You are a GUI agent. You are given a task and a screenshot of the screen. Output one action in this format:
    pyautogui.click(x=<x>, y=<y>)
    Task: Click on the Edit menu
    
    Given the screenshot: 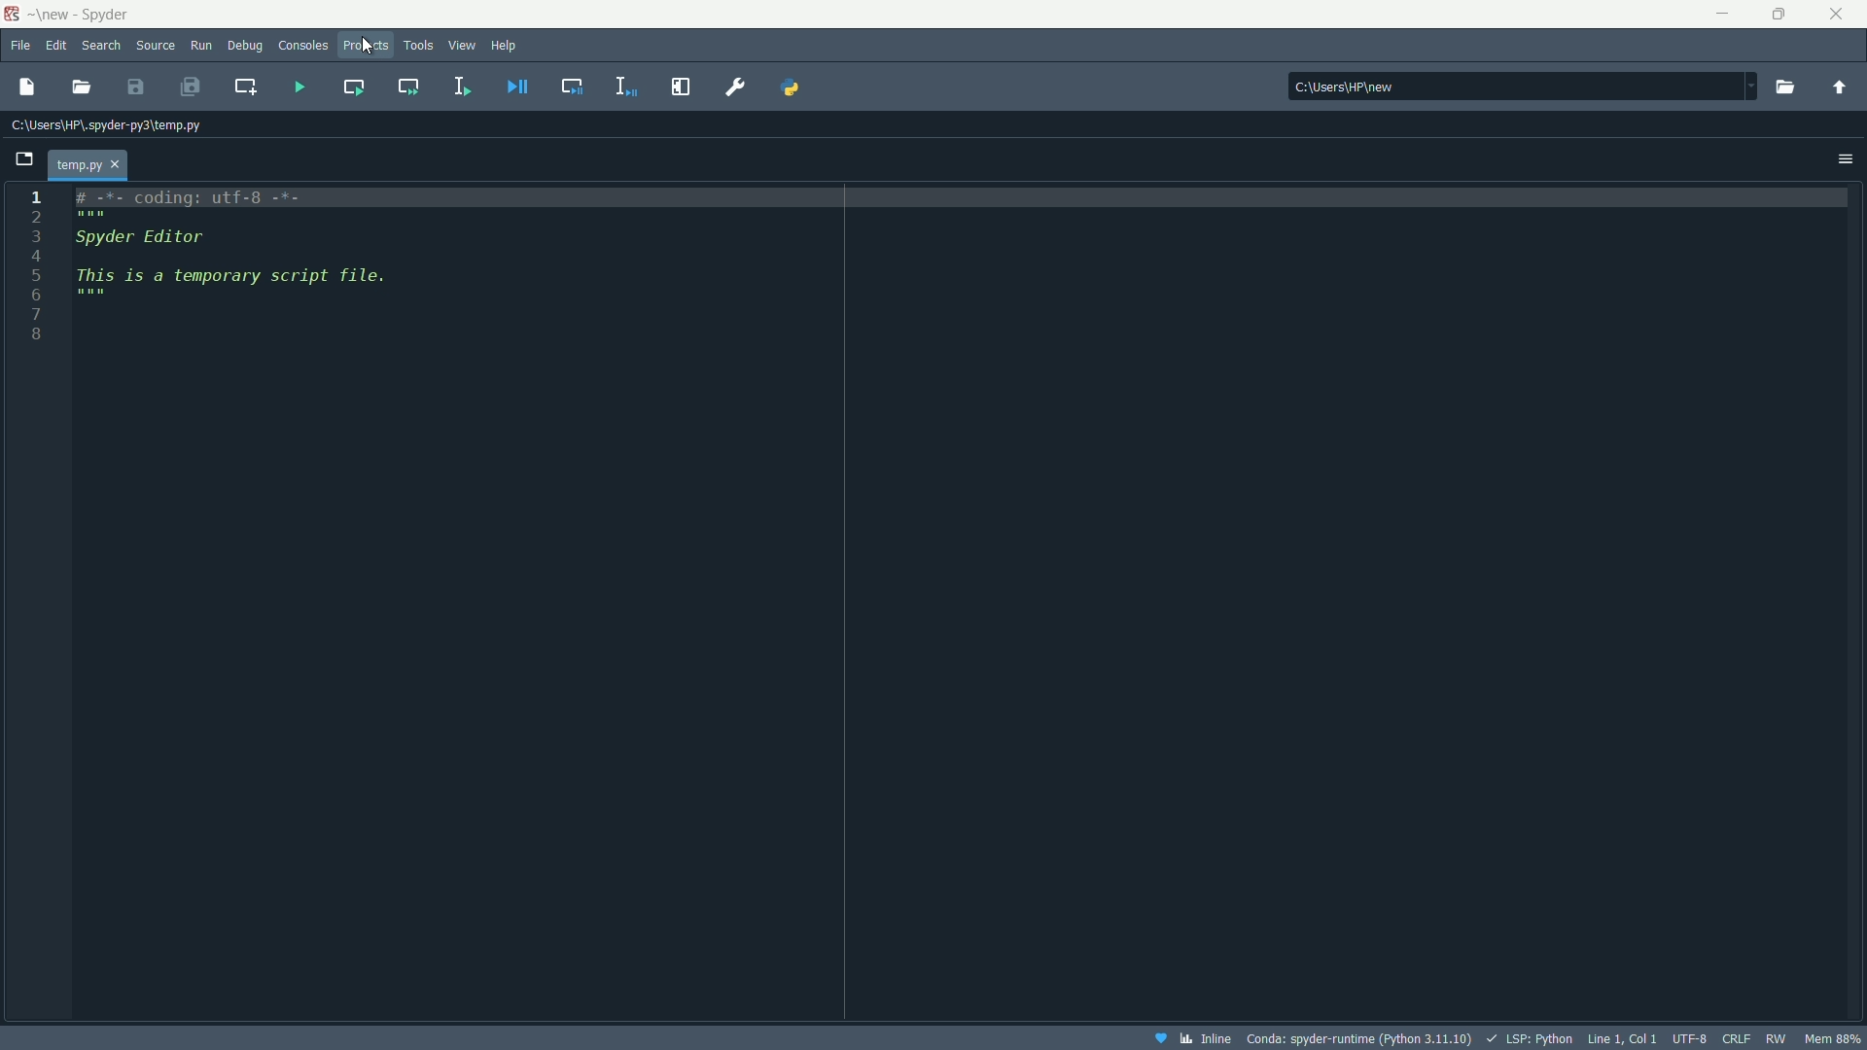 What is the action you would take?
    pyautogui.click(x=57, y=45)
    